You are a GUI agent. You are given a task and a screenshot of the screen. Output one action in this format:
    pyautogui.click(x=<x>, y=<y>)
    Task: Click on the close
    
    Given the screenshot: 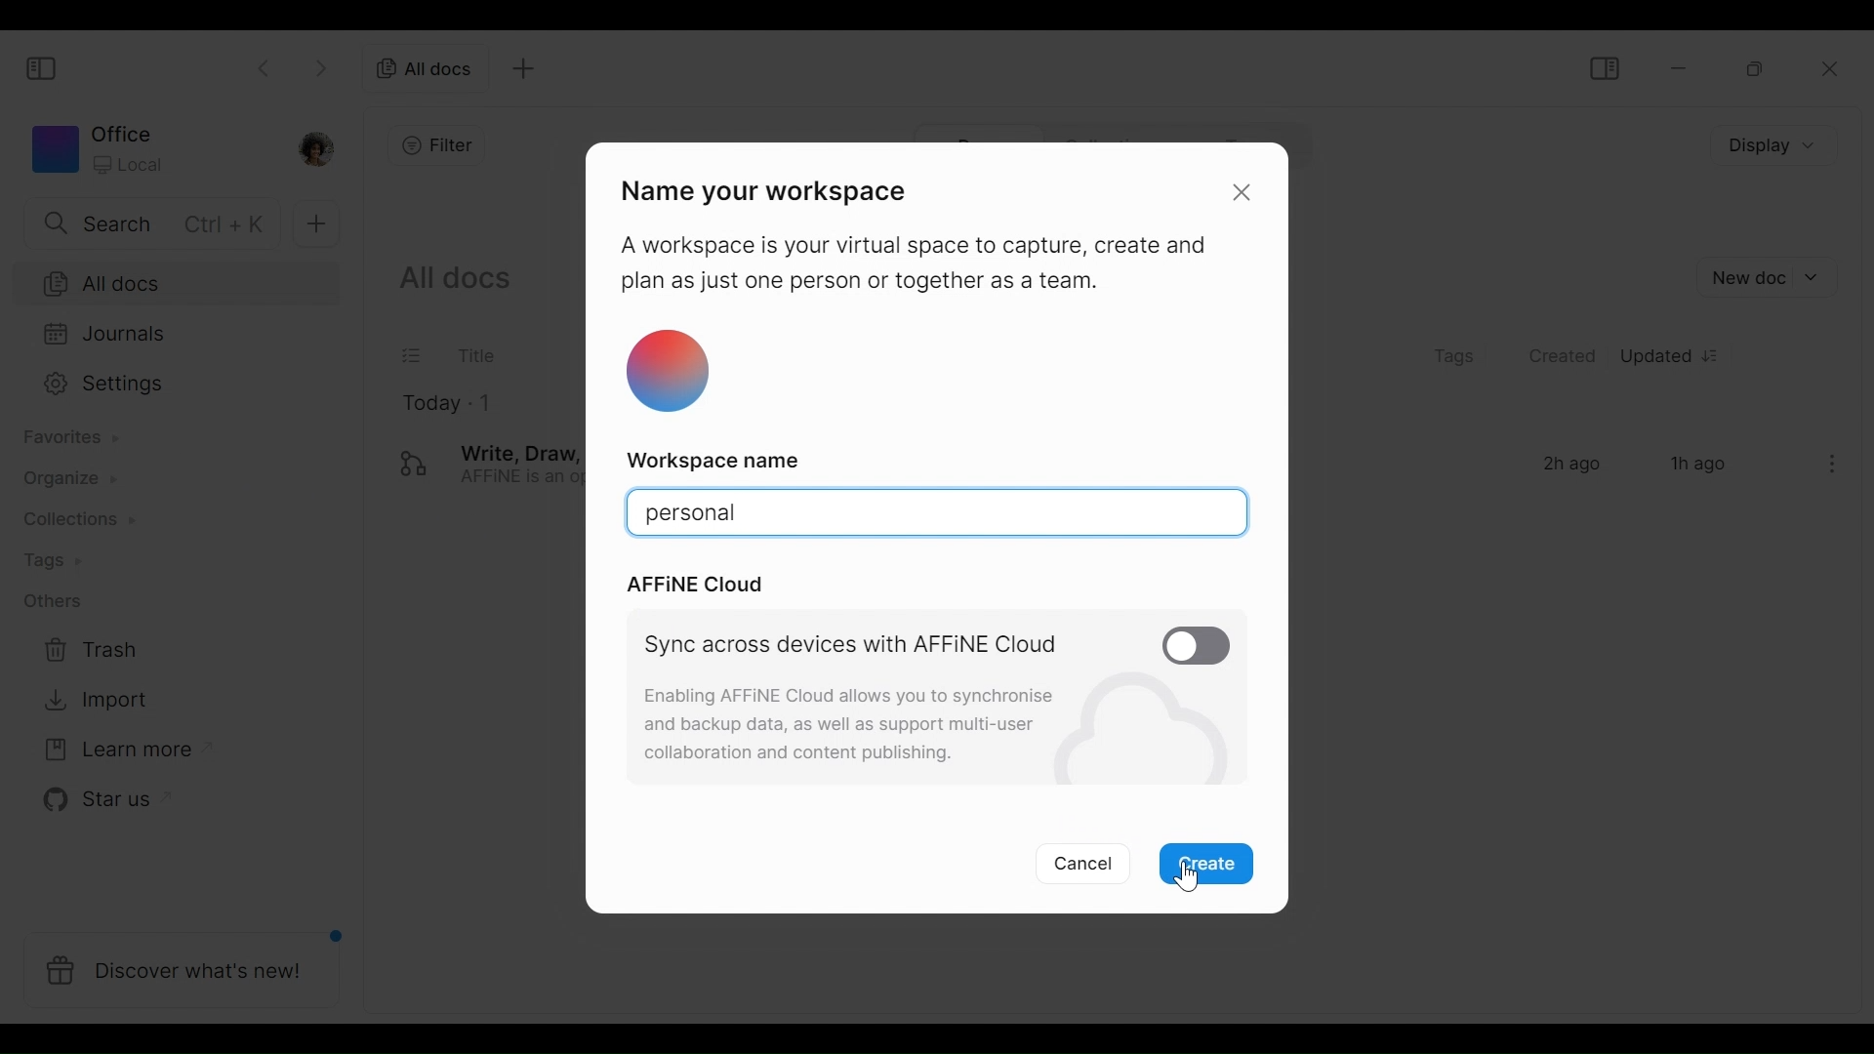 What is the action you would take?
    pyautogui.click(x=1243, y=191)
    